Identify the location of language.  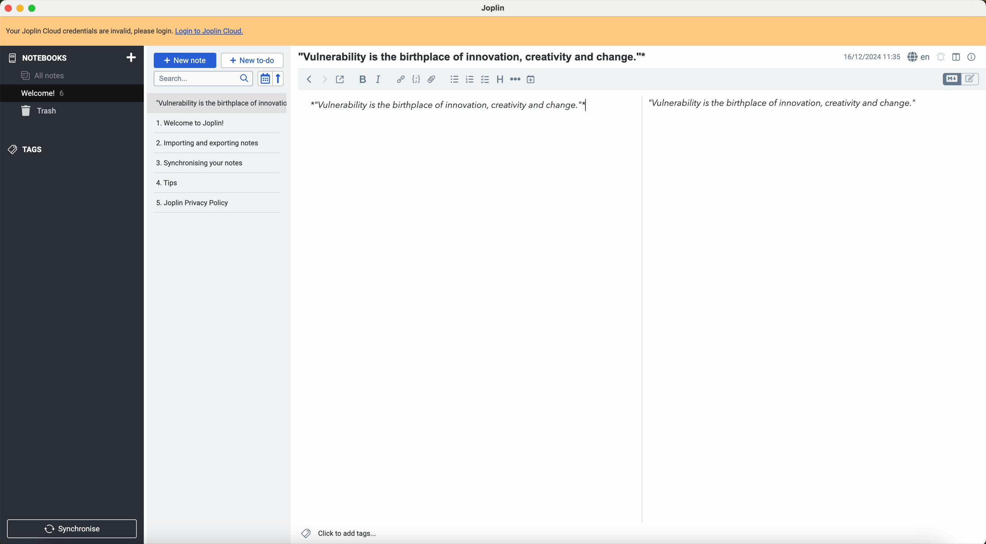
(919, 57).